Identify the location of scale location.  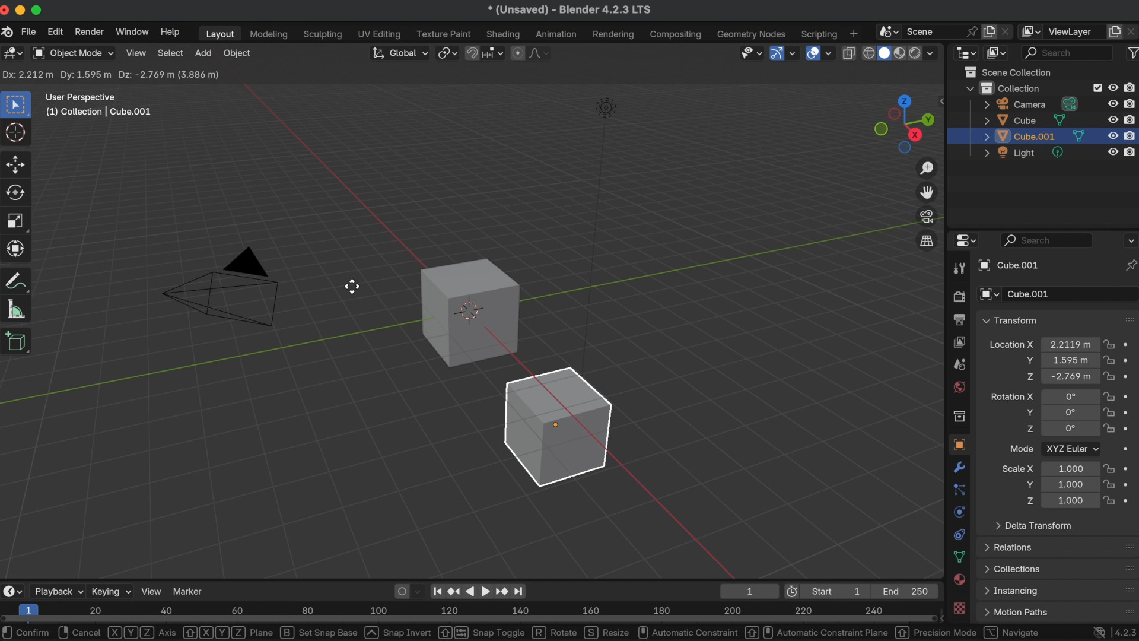
(1068, 484).